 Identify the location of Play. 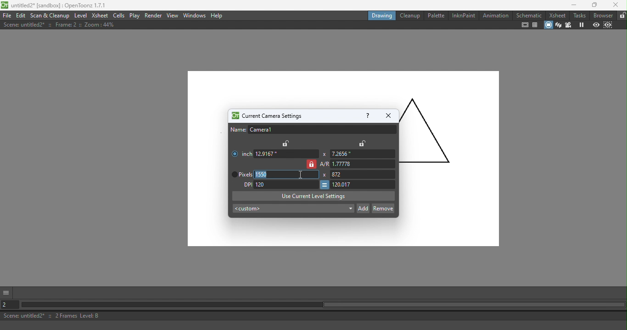
(134, 16).